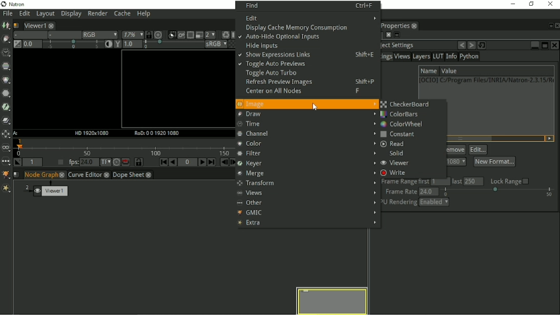 Image resolution: width=560 pixels, height=315 pixels. What do you see at coordinates (172, 162) in the screenshot?
I see `Play backward` at bounding box center [172, 162].